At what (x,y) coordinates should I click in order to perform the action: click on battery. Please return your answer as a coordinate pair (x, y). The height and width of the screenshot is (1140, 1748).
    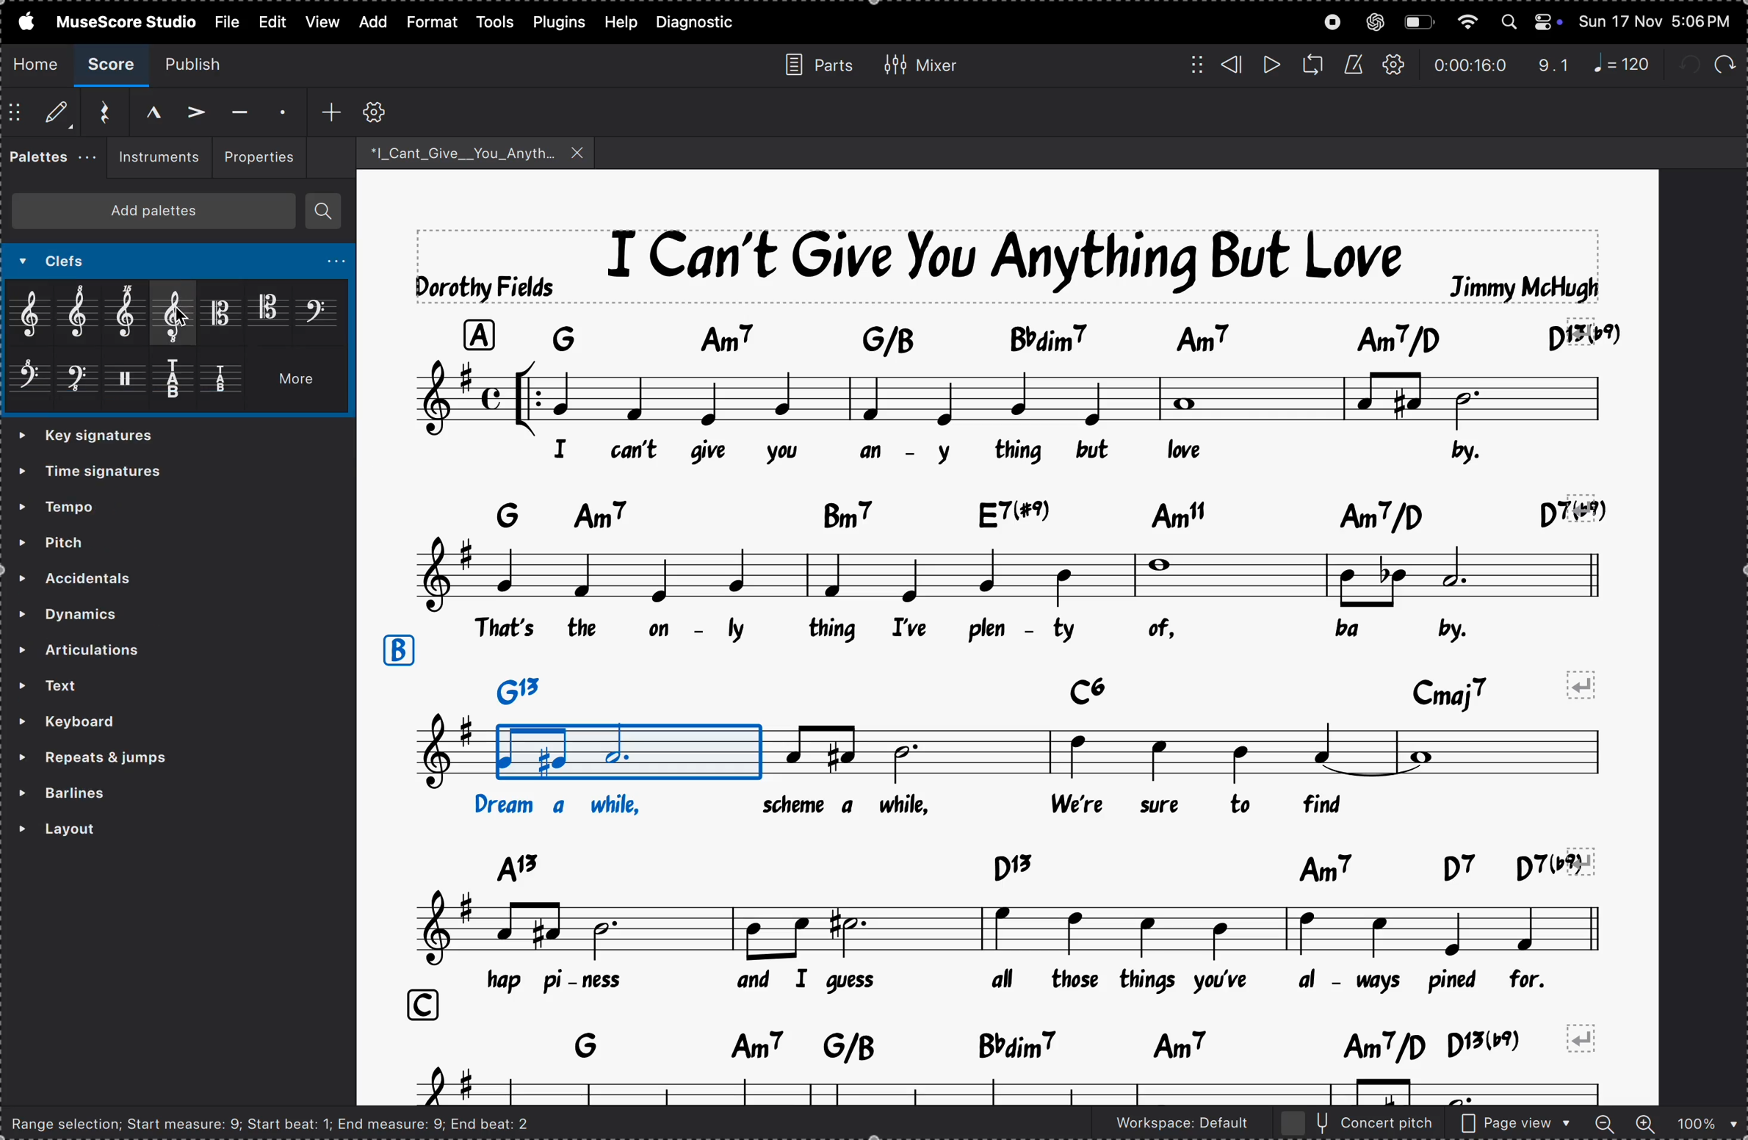
    Looking at the image, I should click on (1418, 23).